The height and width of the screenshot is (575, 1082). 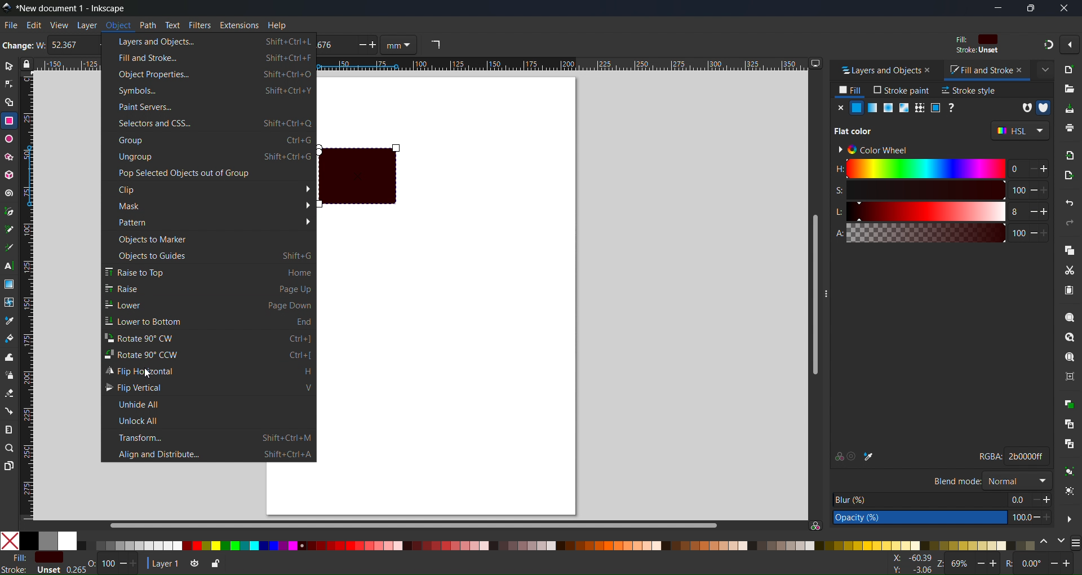 I want to click on Undo, so click(x=1071, y=205).